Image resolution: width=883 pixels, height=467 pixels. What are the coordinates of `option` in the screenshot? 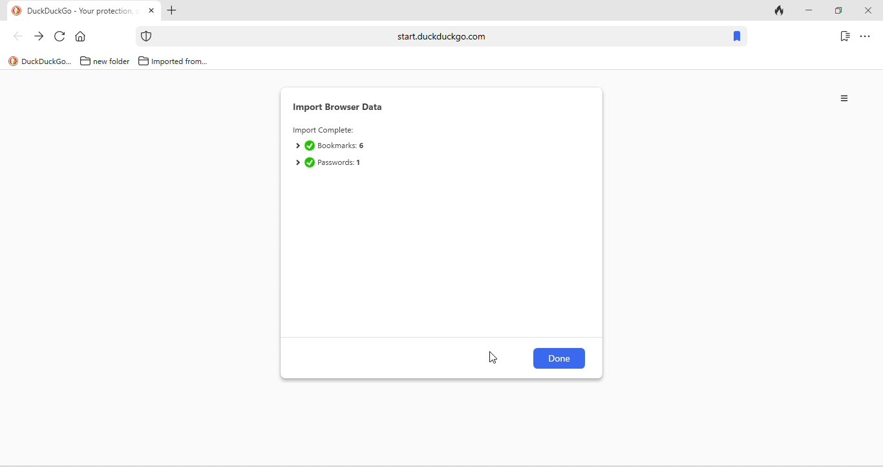 It's located at (866, 36).